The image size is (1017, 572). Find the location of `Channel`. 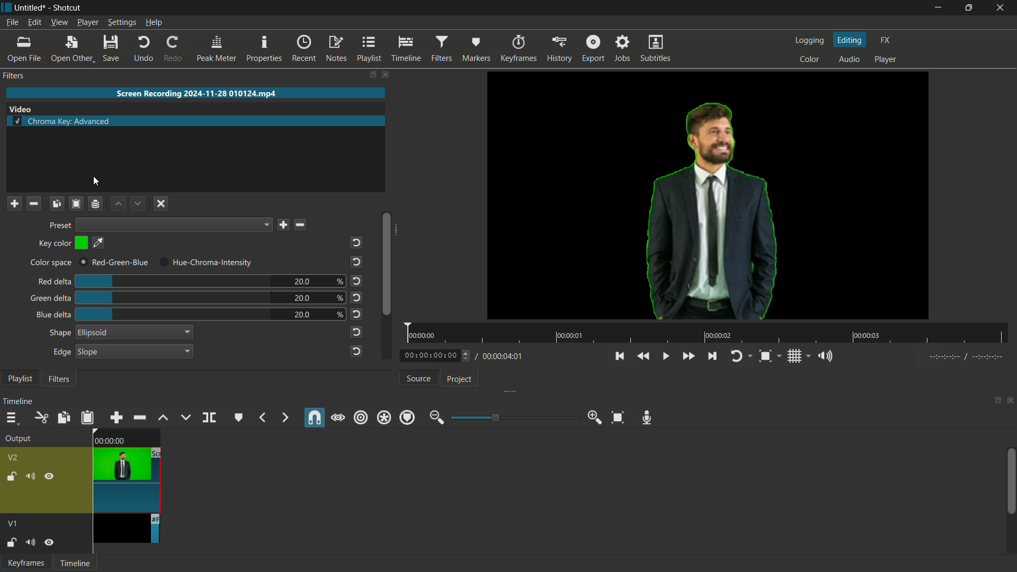

Channel is located at coordinates (96, 204).